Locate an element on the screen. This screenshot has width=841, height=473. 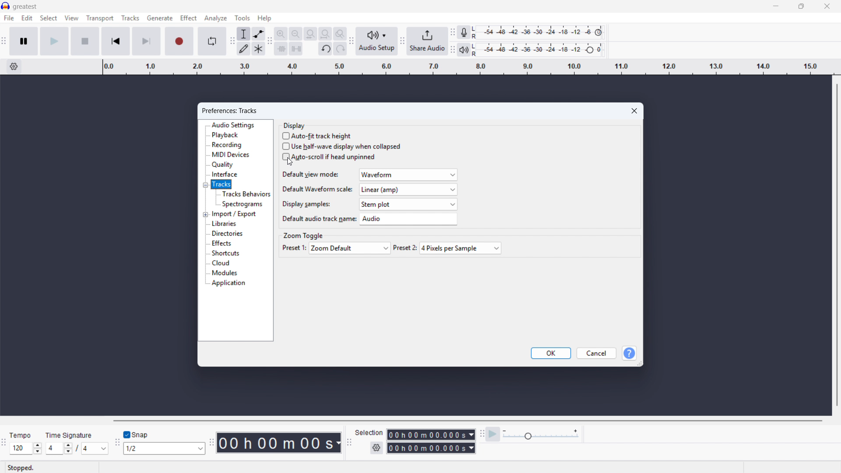
Modules  is located at coordinates (224, 273).